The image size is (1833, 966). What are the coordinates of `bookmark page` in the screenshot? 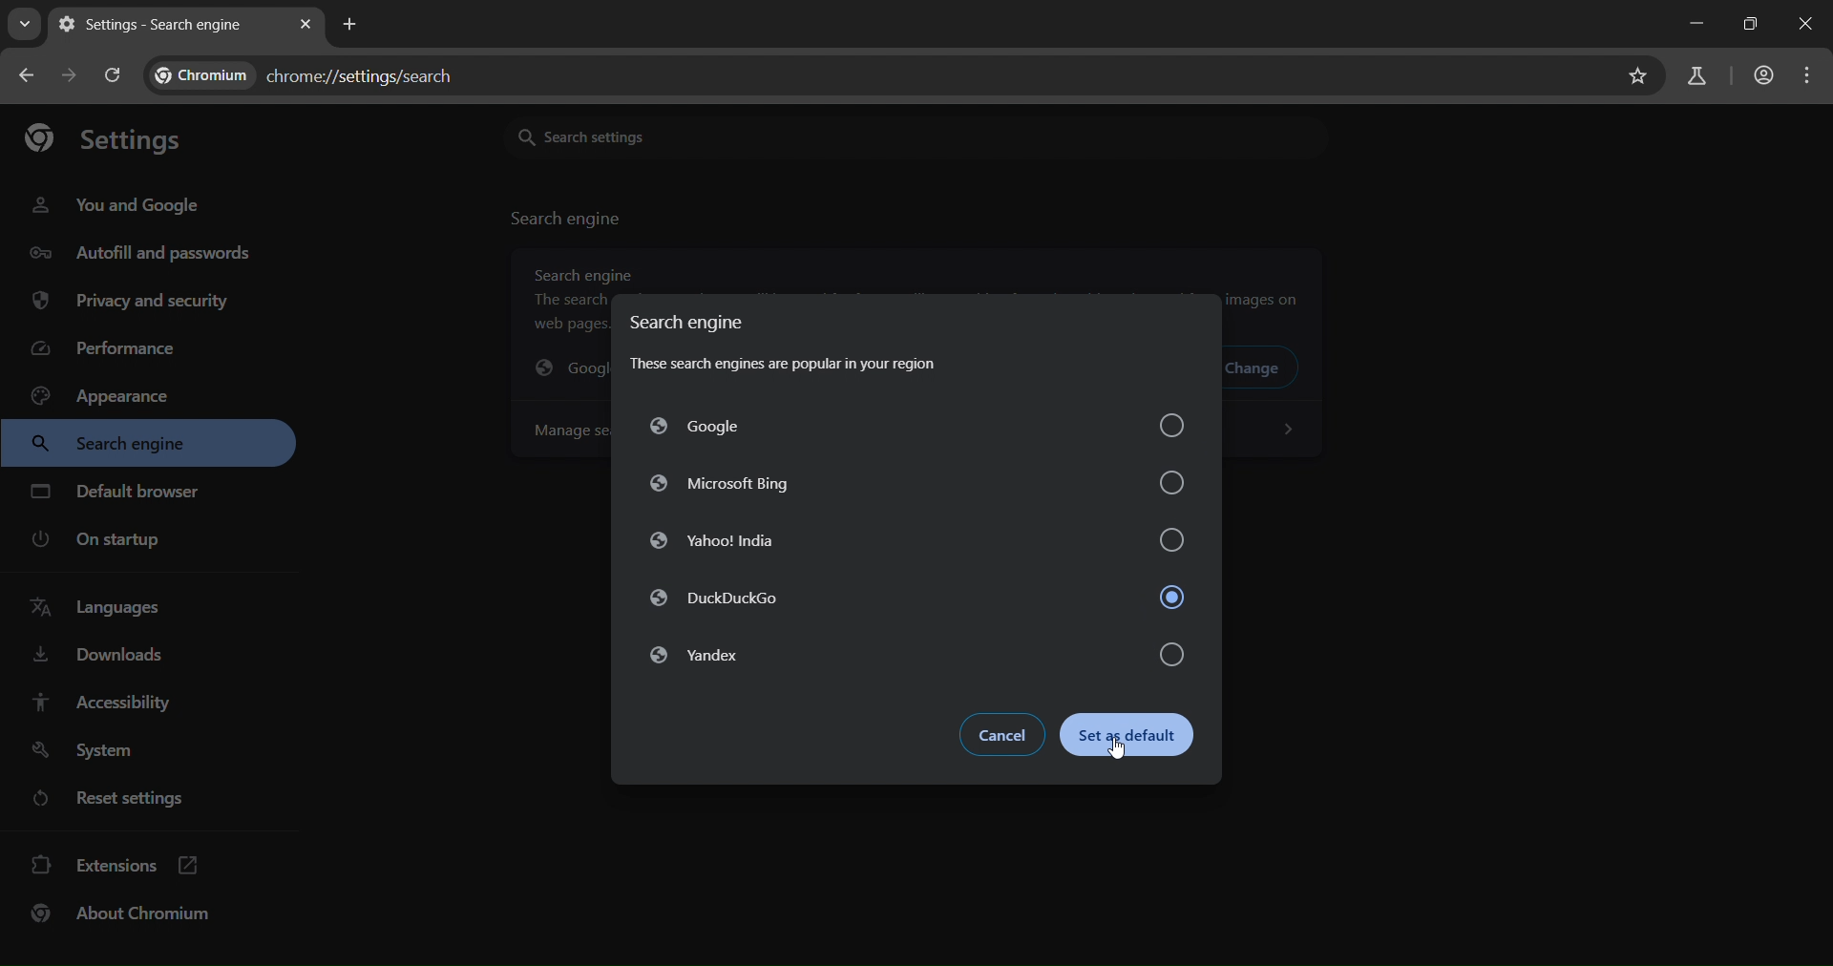 It's located at (1639, 75).